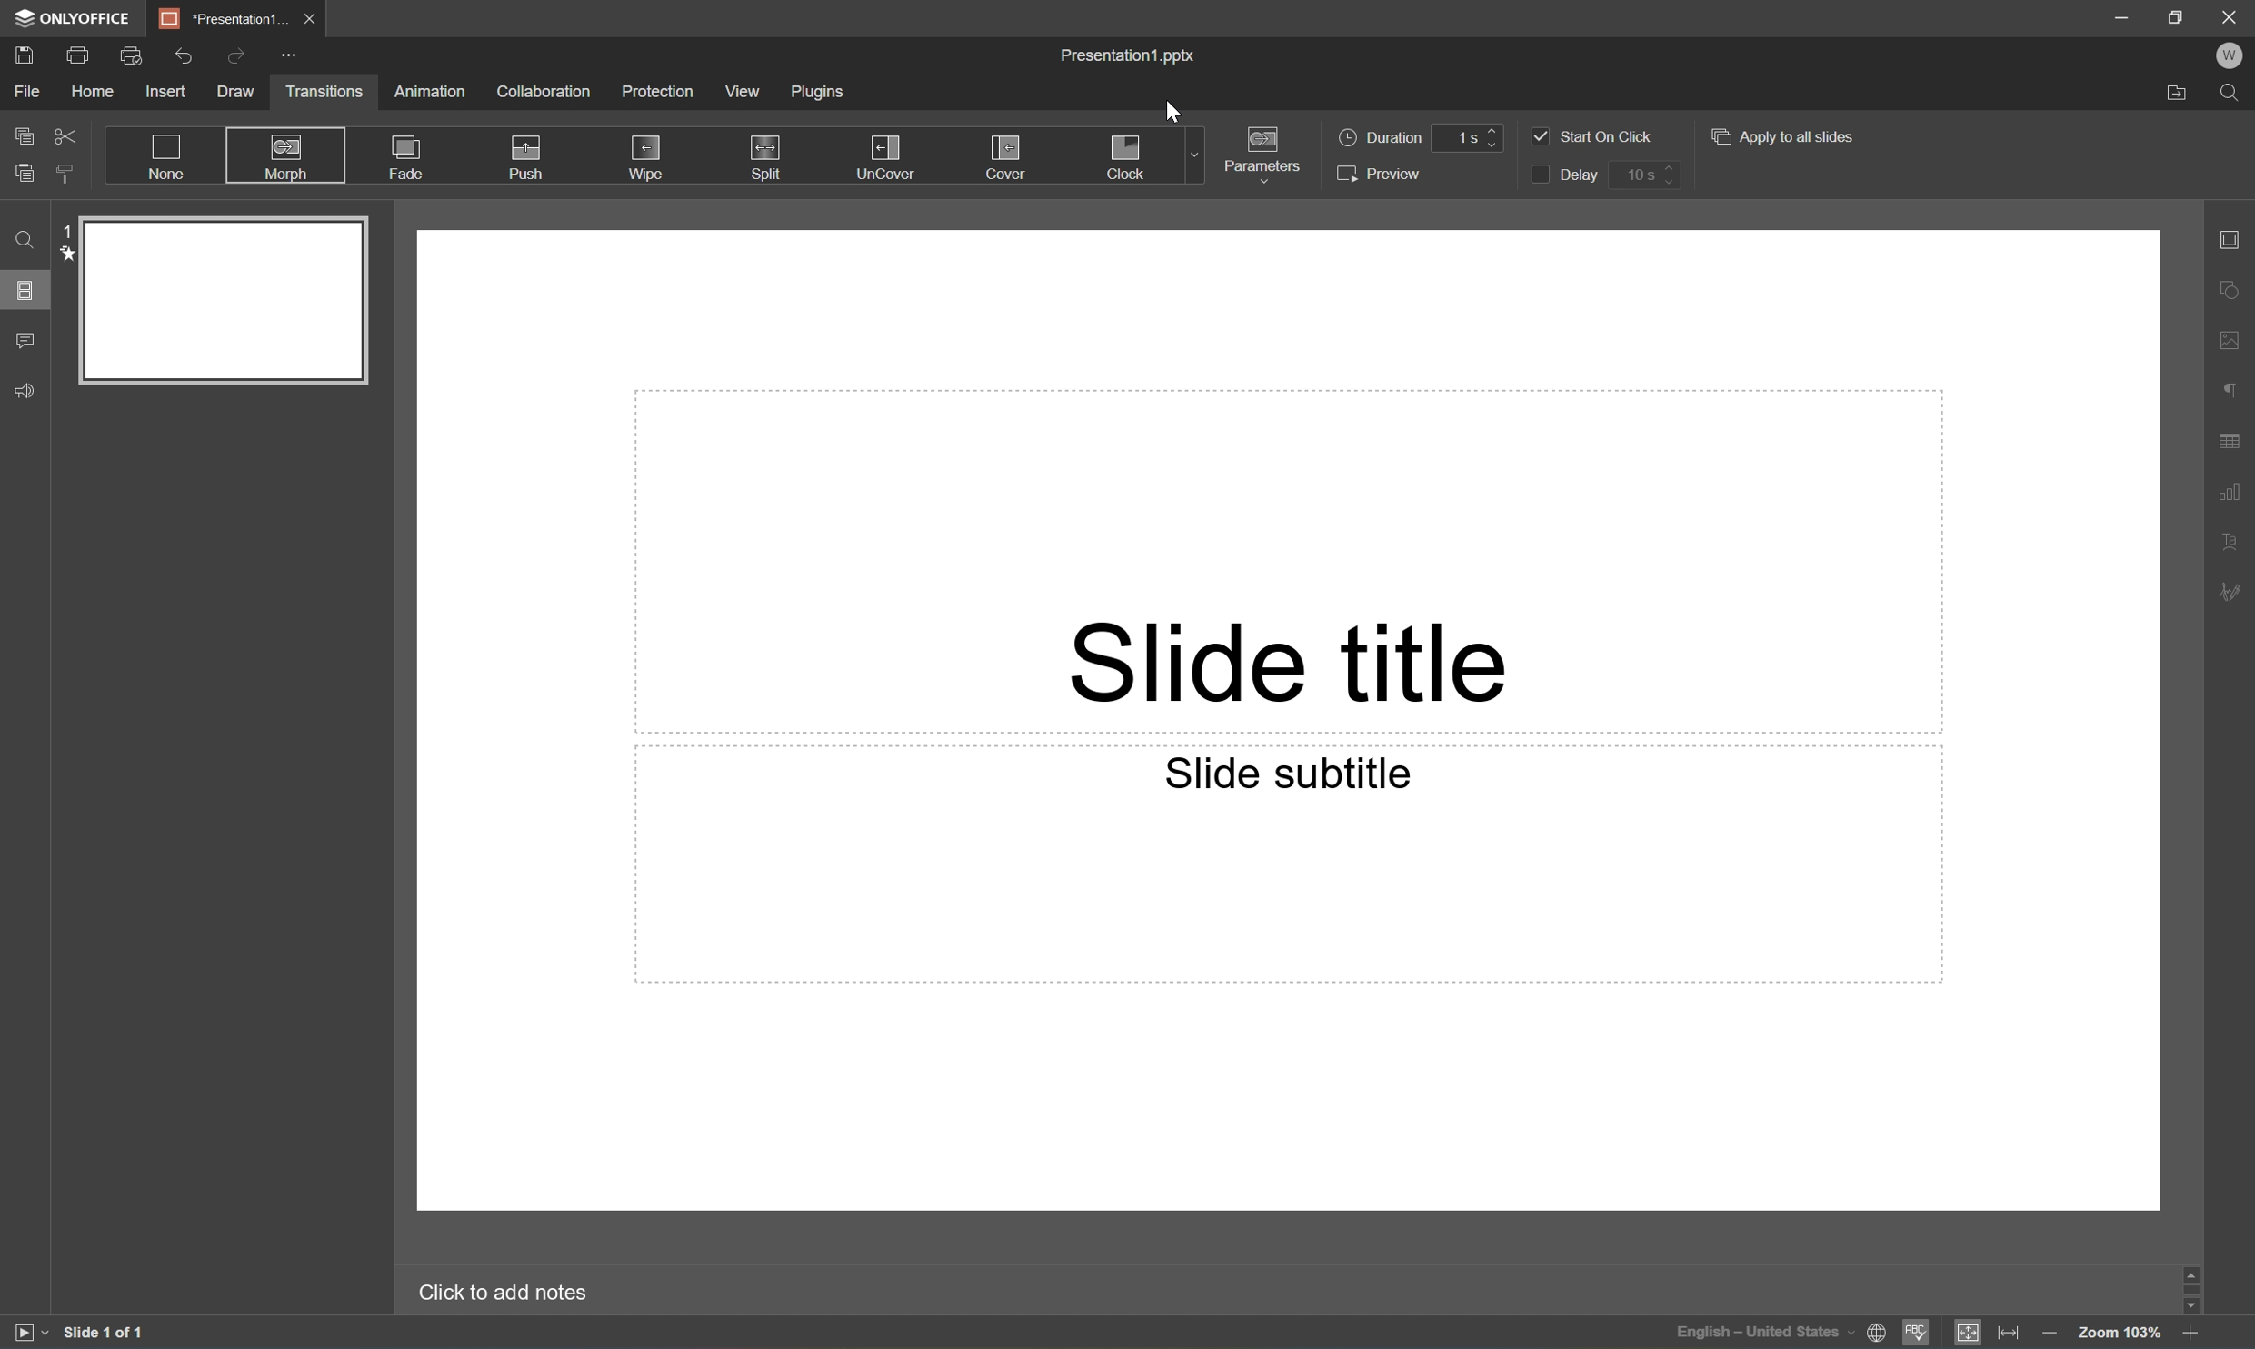  What do you see at coordinates (291, 158) in the screenshot?
I see `Morph` at bounding box center [291, 158].